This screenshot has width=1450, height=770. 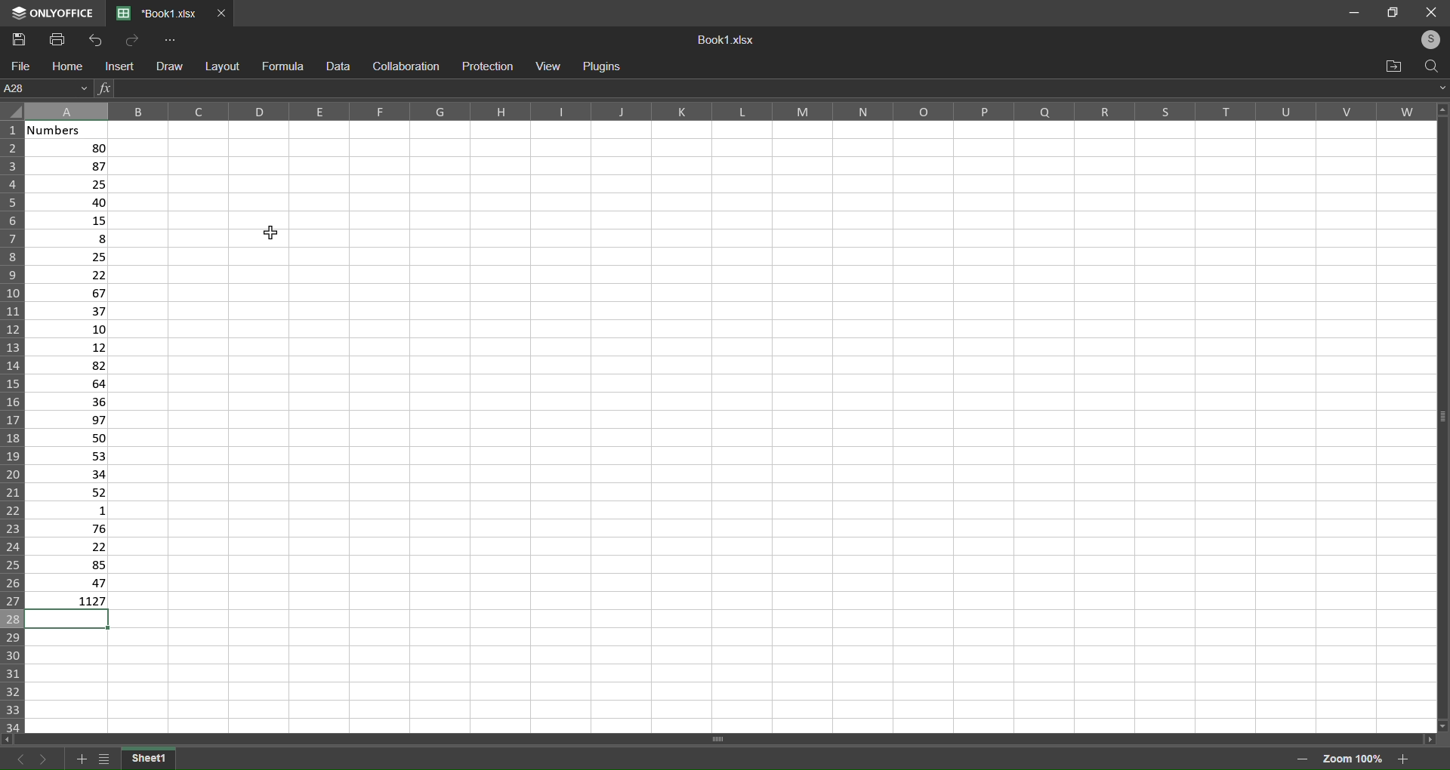 What do you see at coordinates (547, 68) in the screenshot?
I see `view` at bounding box center [547, 68].